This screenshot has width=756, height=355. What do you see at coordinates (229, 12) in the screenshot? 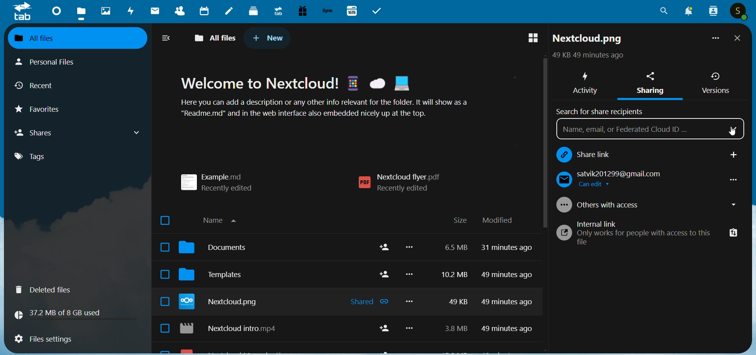
I see `notes` at bounding box center [229, 12].